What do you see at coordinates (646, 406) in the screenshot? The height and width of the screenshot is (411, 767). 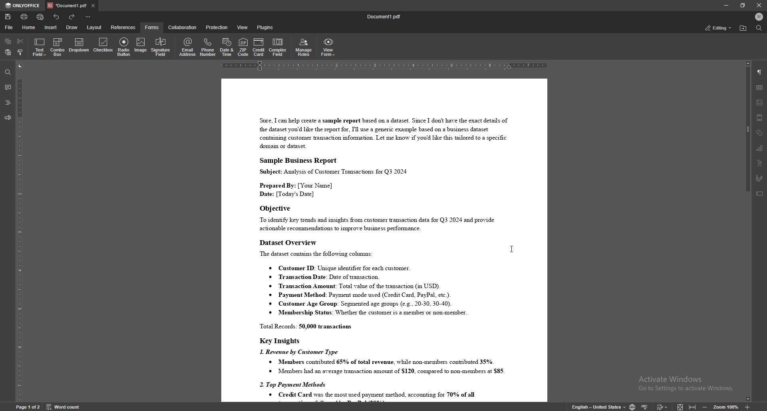 I see `spell check` at bounding box center [646, 406].